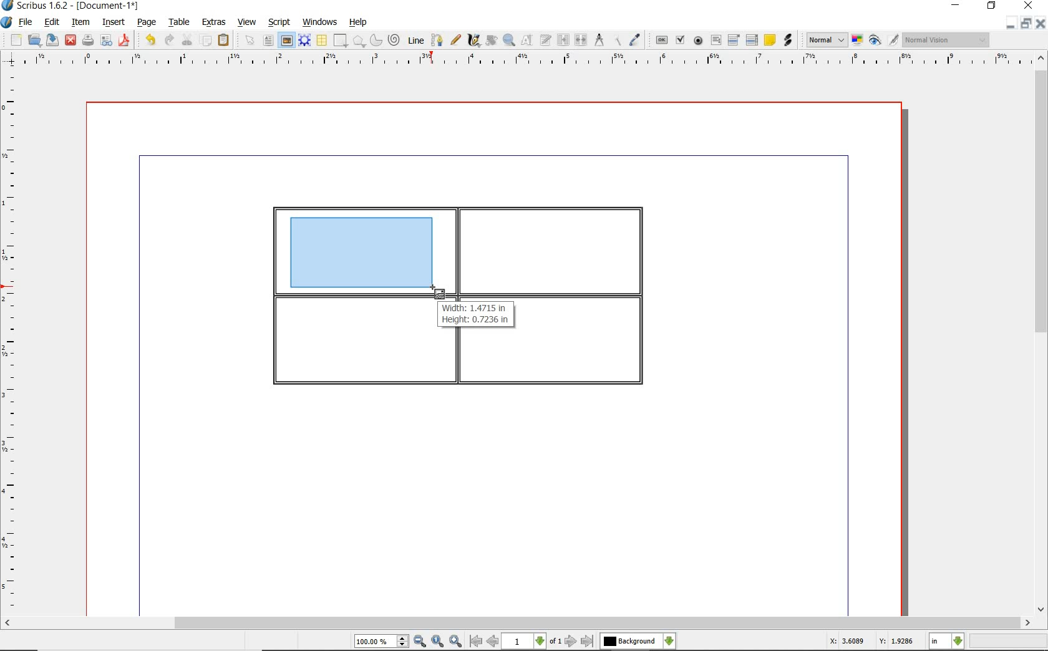 This screenshot has height=651, width=1048. What do you see at coordinates (456, 642) in the screenshot?
I see `zoom in` at bounding box center [456, 642].